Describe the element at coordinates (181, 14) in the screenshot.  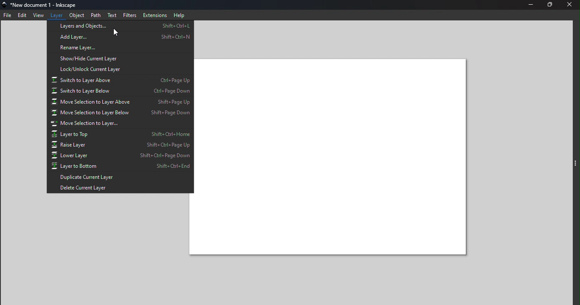
I see `Help` at that location.